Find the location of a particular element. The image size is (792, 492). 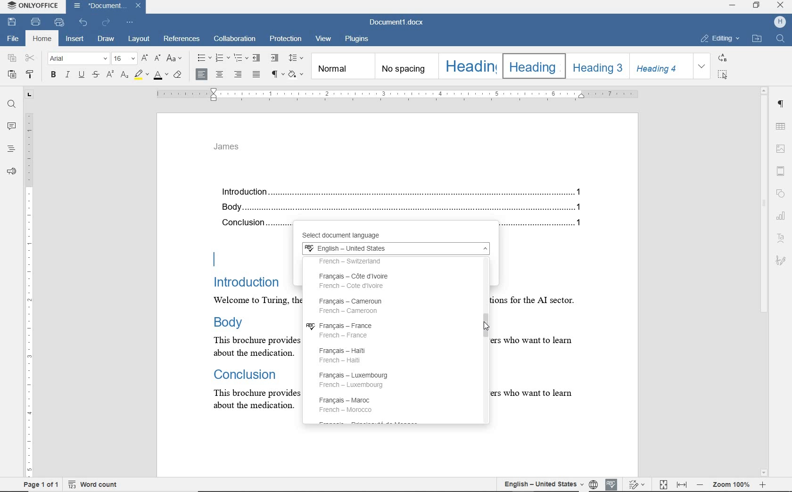

decrease indent is located at coordinates (257, 57).